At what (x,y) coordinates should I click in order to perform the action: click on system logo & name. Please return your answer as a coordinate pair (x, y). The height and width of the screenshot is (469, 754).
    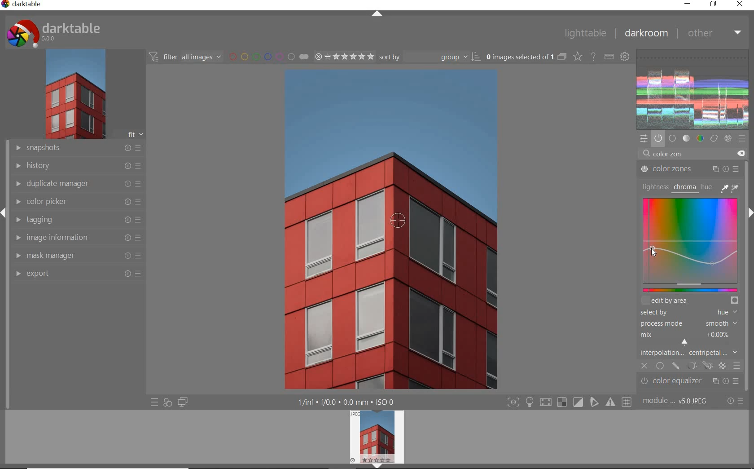
    Looking at the image, I should click on (55, 33).